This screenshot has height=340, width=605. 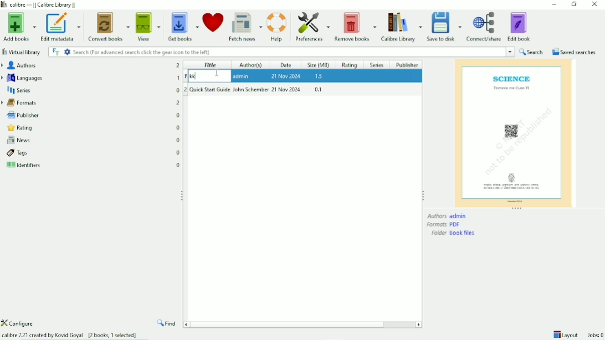 I want to click on Saved searches, so click(x=573, y=51).